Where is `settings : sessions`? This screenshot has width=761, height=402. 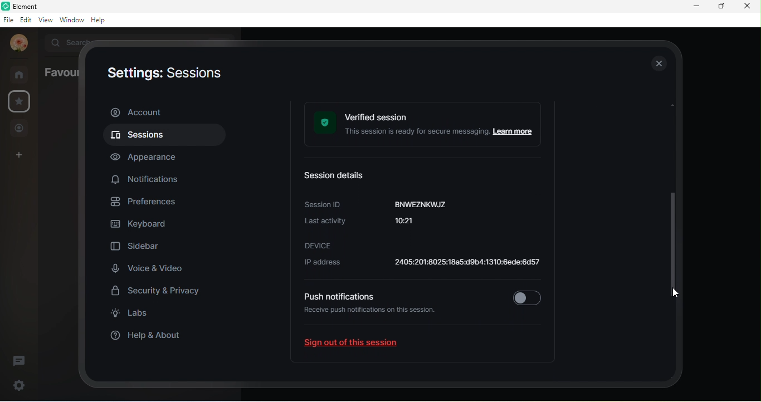 settings : sessions is located at coordinates (163, 75).